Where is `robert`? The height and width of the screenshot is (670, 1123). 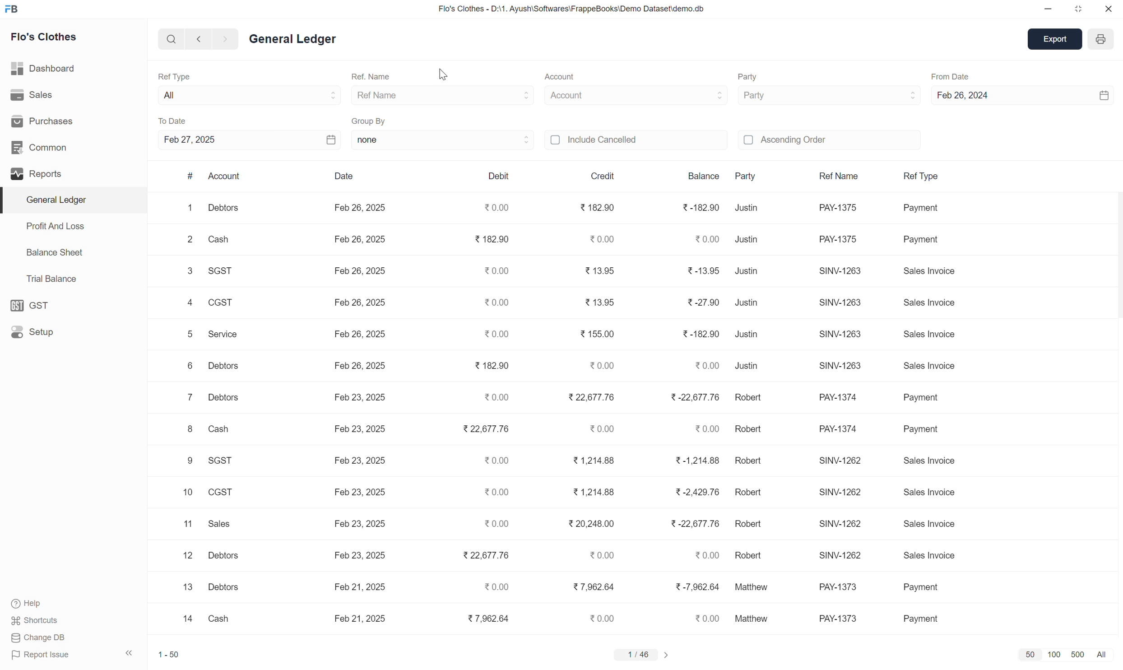
robert is located at coordinates (752, 399).